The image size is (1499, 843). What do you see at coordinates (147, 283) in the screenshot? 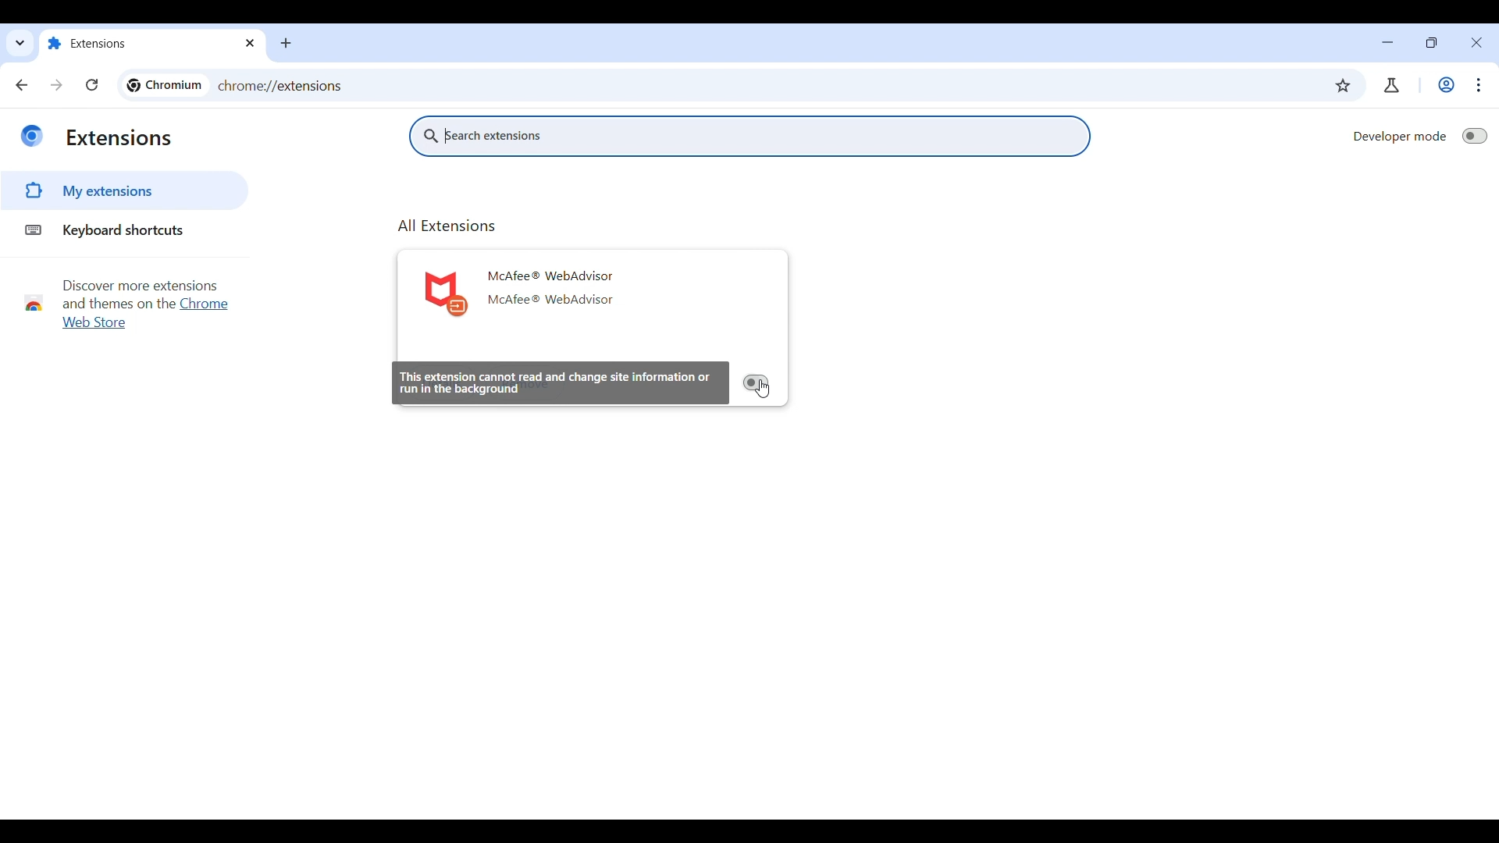
I see `Discover more extensions` at bounding box center [147, 283].